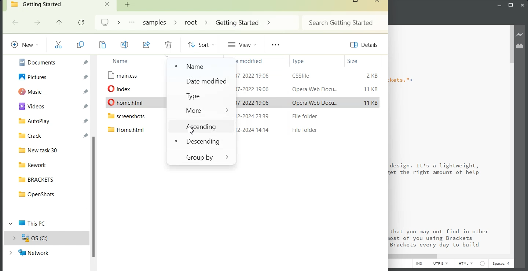  Describe the element at coordinates (441, 264) in the screenshot. I see `UTF-8` at that location.